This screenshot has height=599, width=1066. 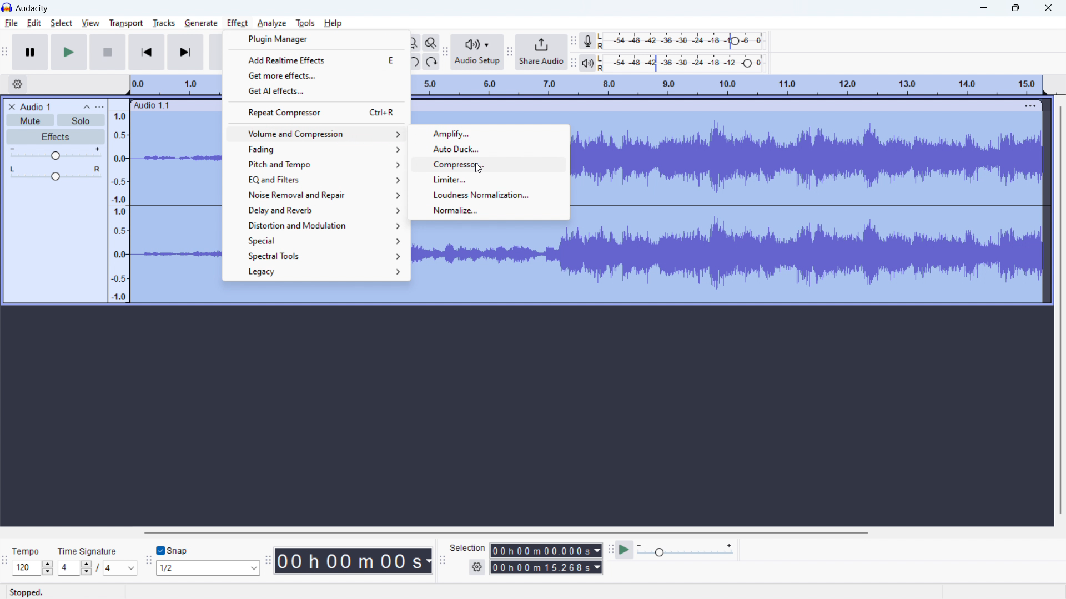 I want to click on volume and compression, so click(x=315, y=134).